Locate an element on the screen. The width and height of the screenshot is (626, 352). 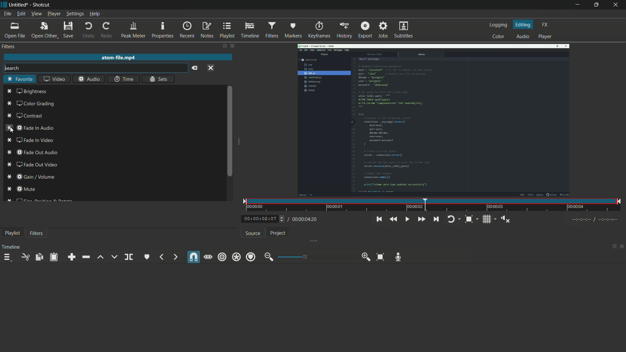
filters is located at coordinates (37, 233).